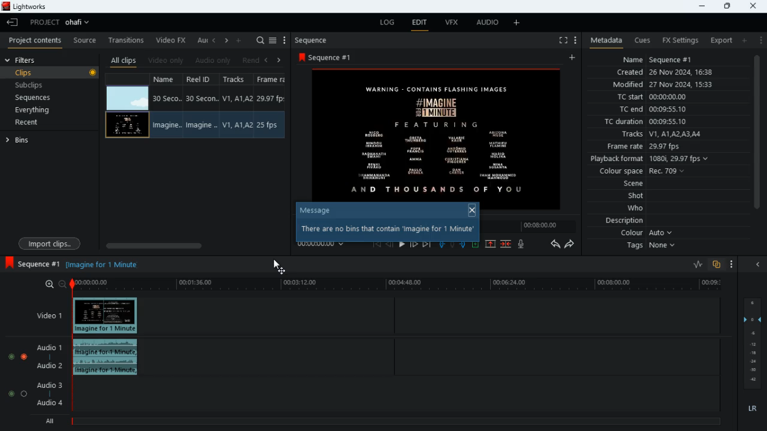  Describe the element at coordinates (51, 350) in the screenshot. I see `audio 1` at that location.